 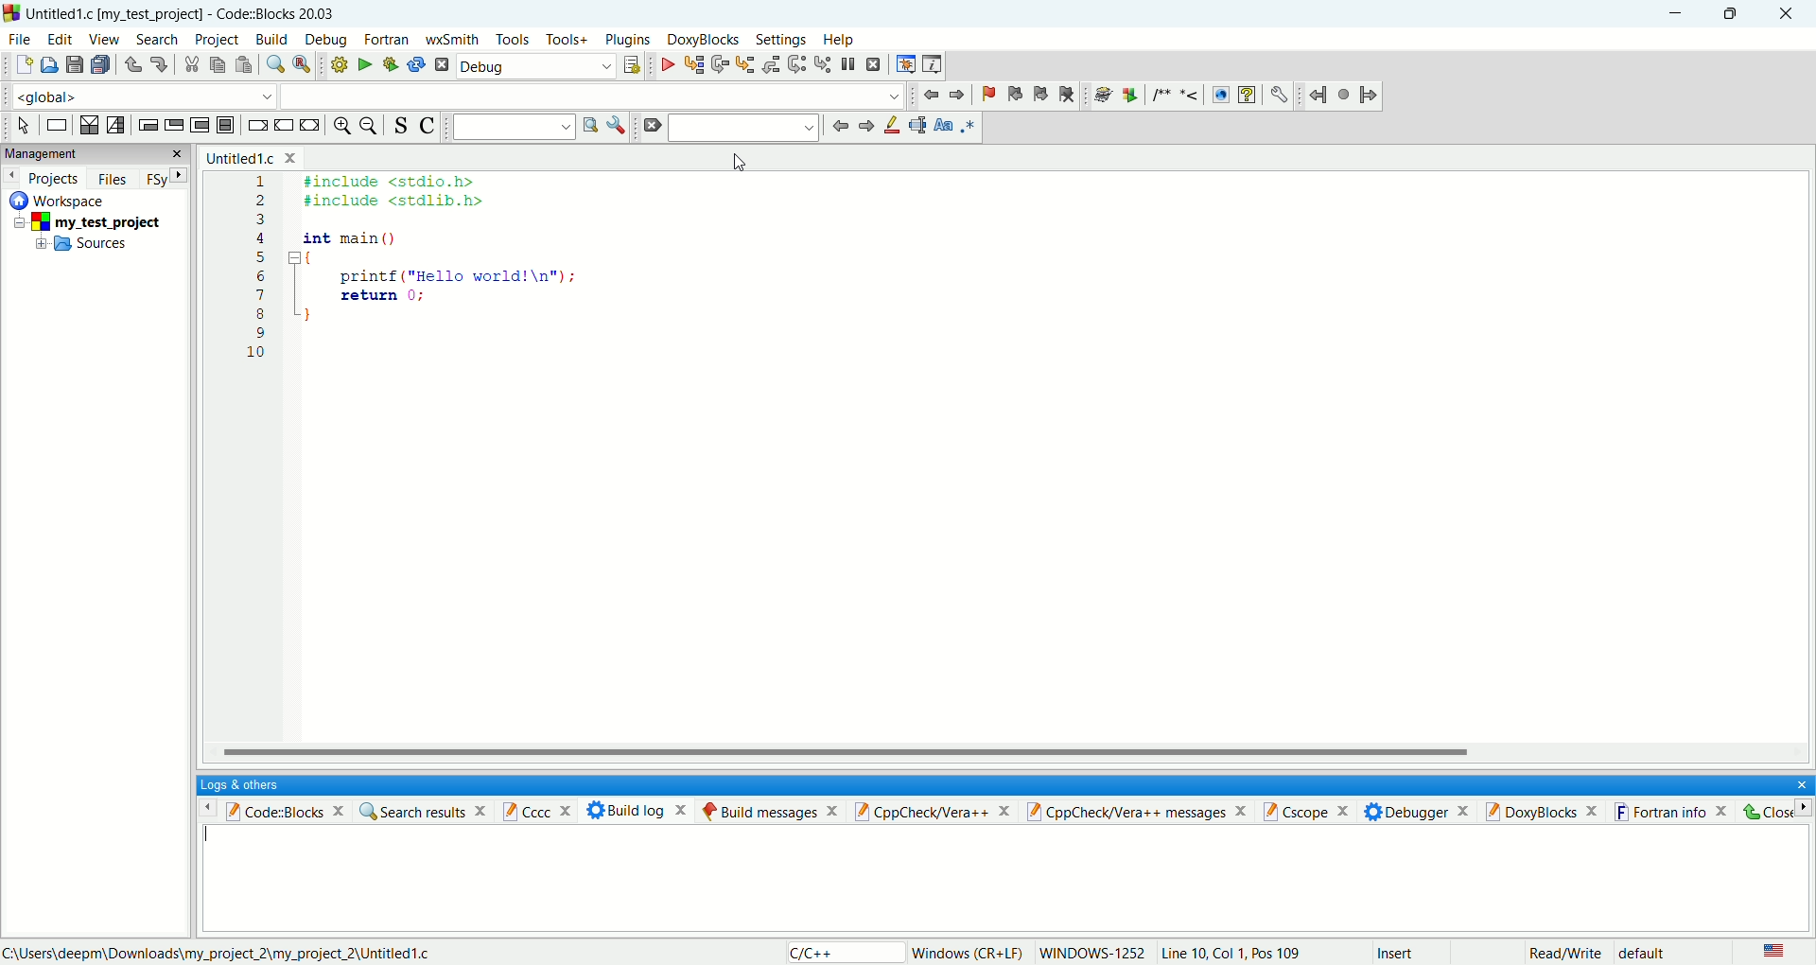 What do you see at coordinates (589, 126) in the screenshot?
I see `run search` at bounding box center [589, 126].